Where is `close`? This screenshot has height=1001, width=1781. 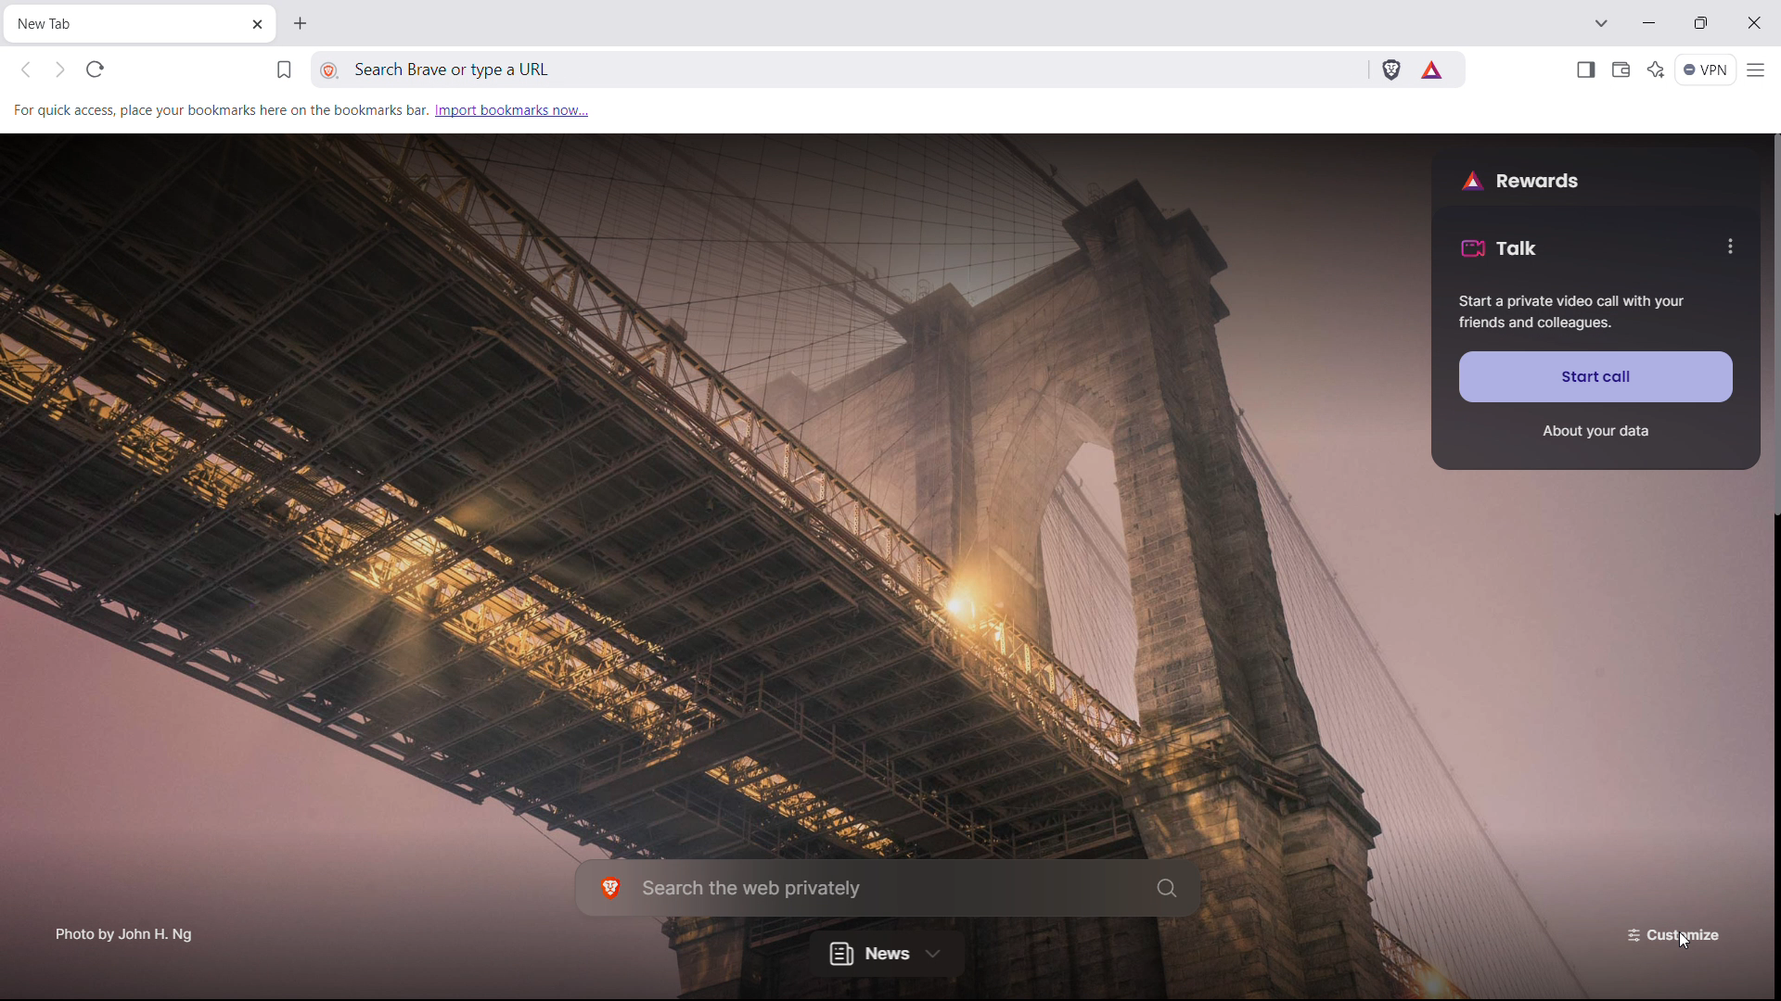 close is located at coordinates (1752, 23).